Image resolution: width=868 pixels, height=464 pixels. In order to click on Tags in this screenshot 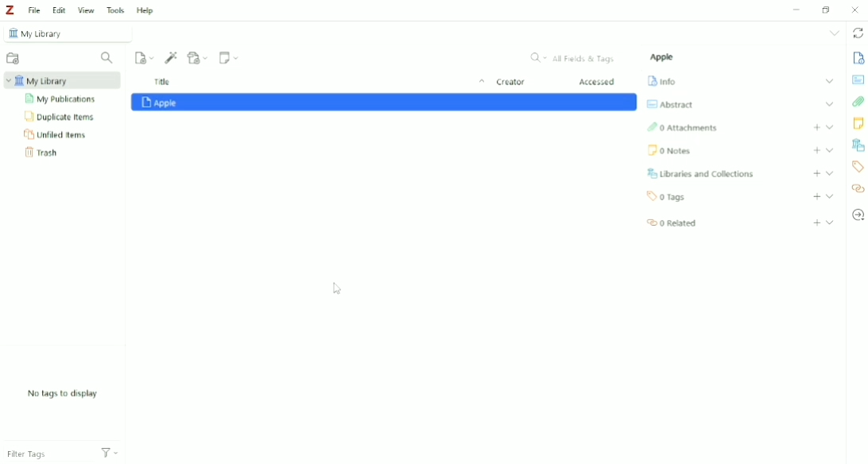, I will do `click(858, 167)`.